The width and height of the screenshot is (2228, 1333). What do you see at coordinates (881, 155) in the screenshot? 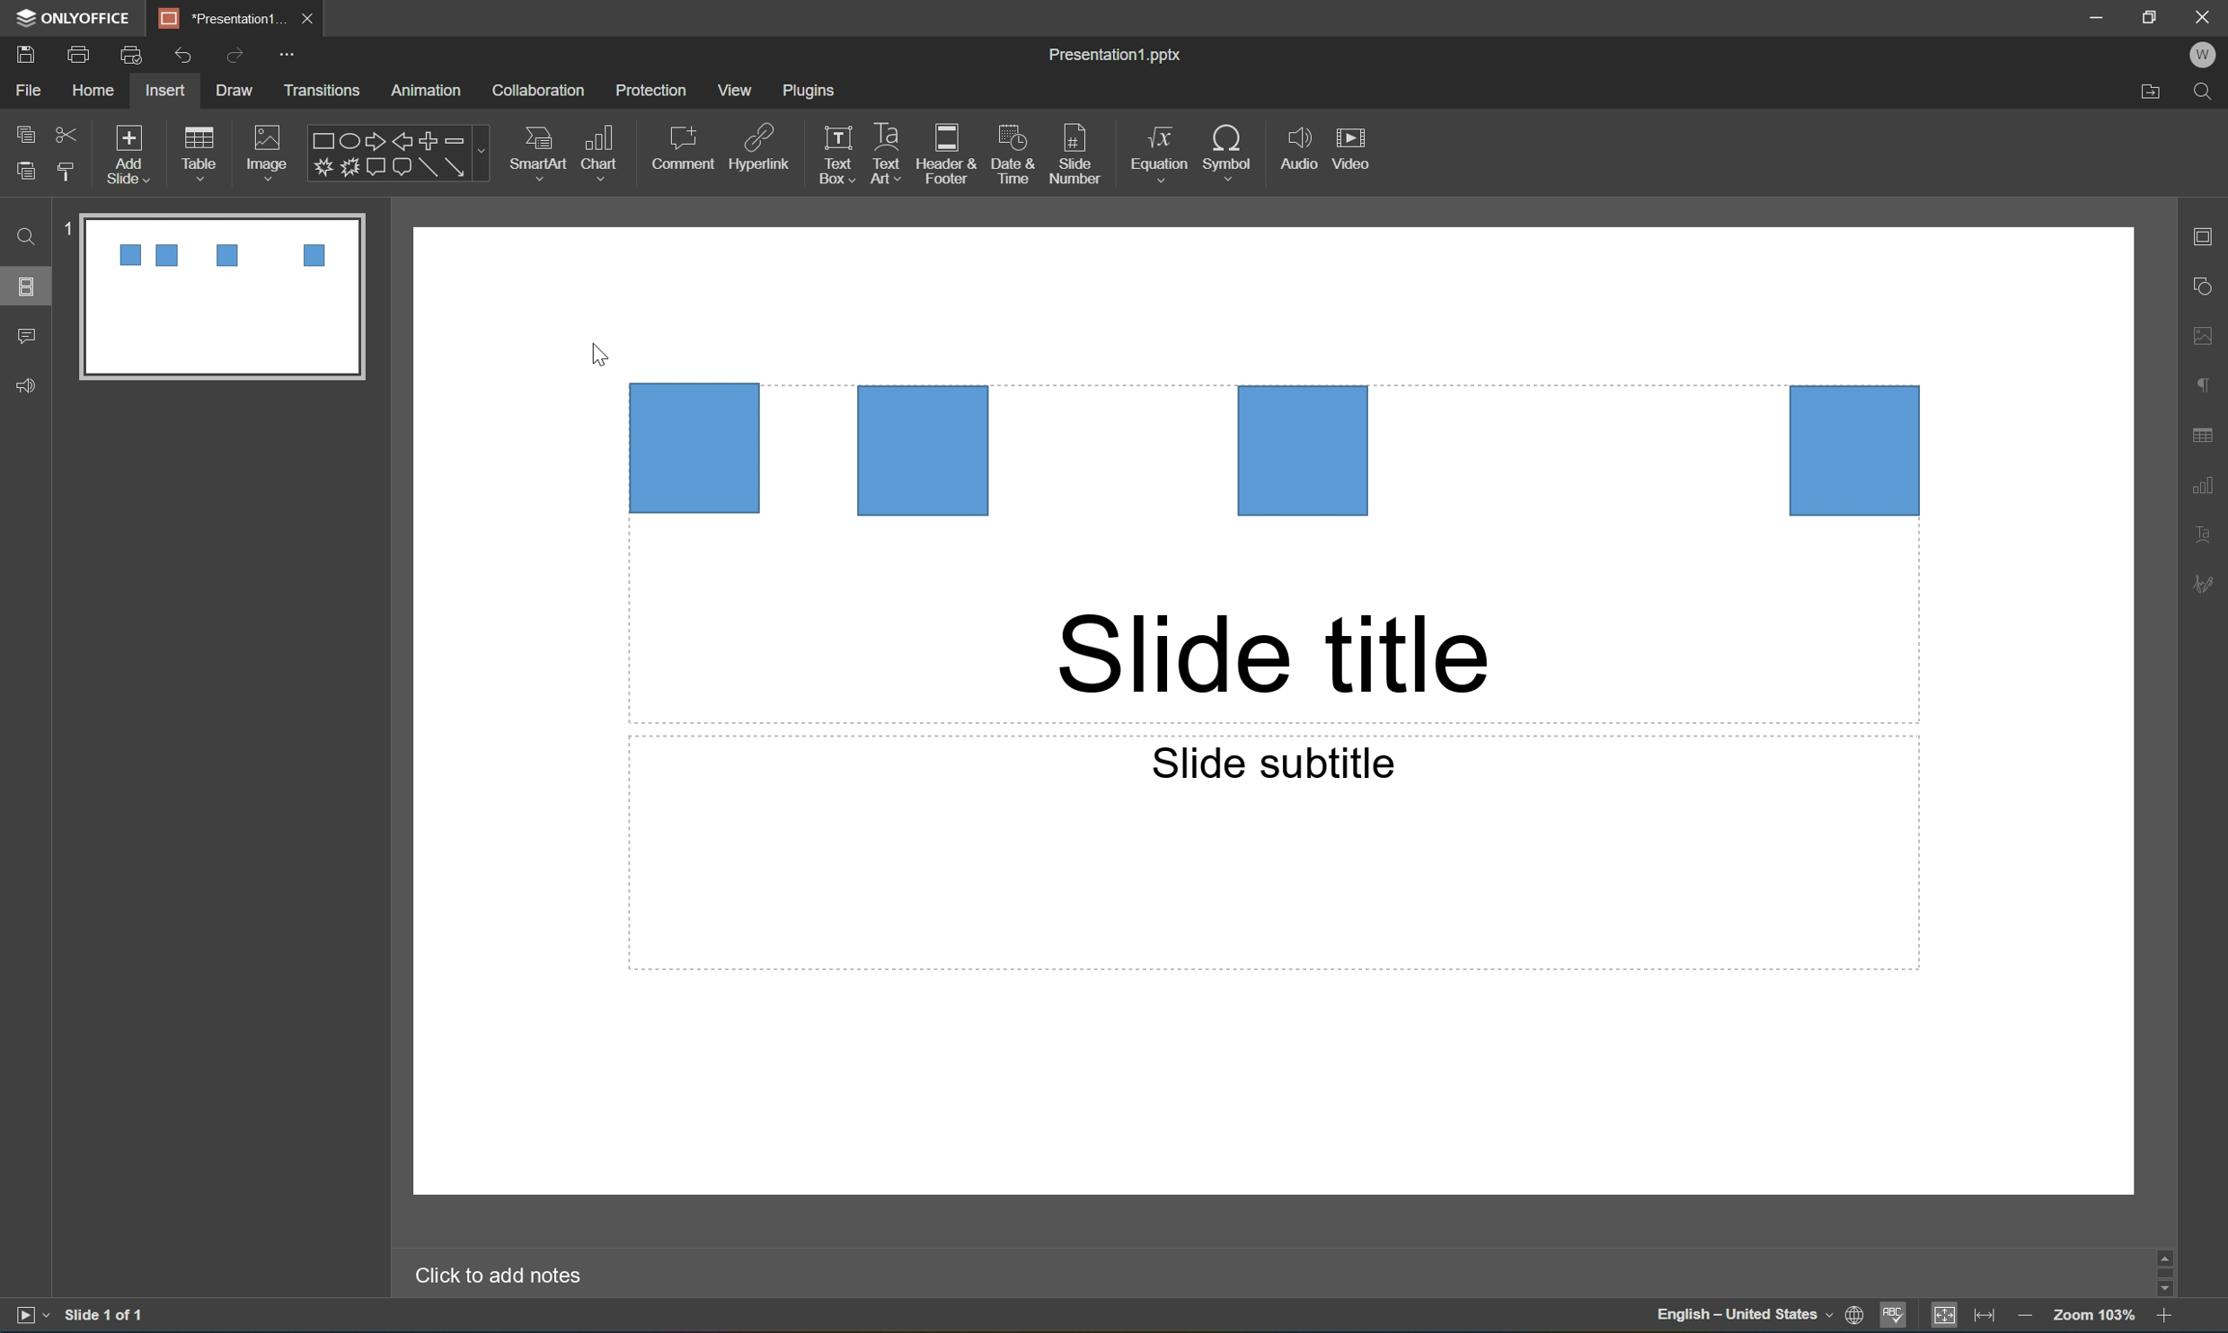
I see `text art` at bounding box center [881, 155].